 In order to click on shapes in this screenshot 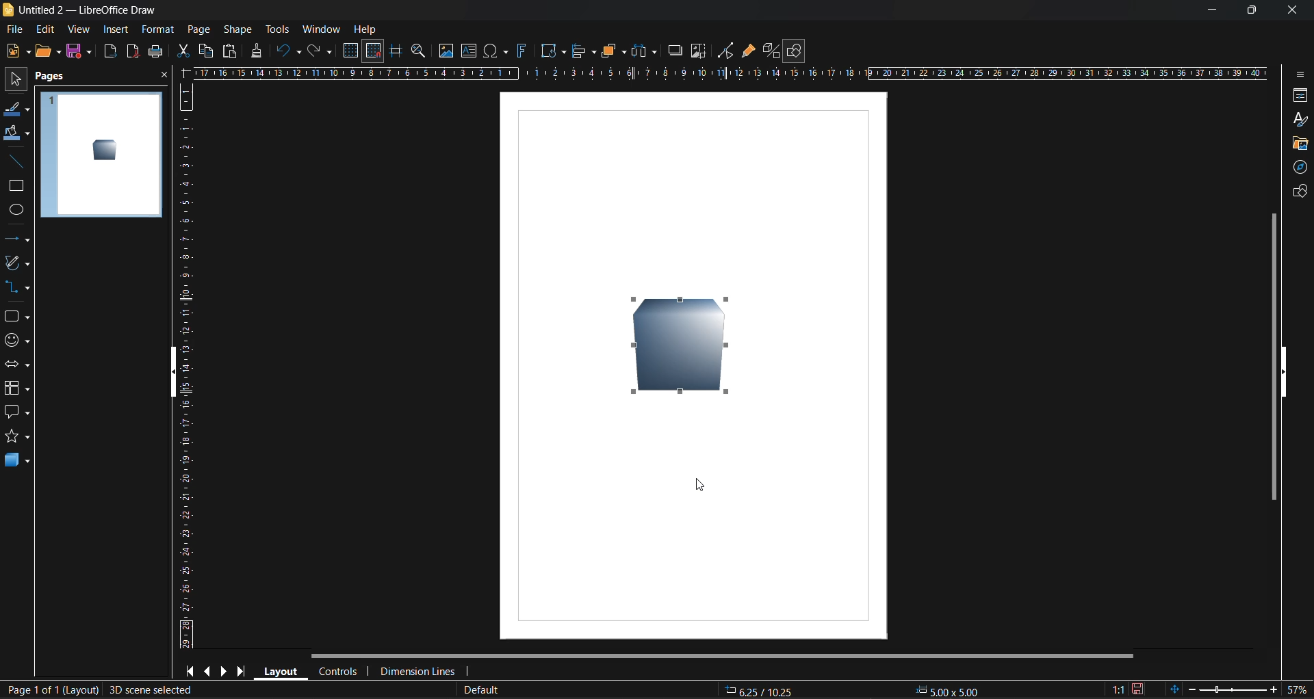, I will do `click(16, 317)`.